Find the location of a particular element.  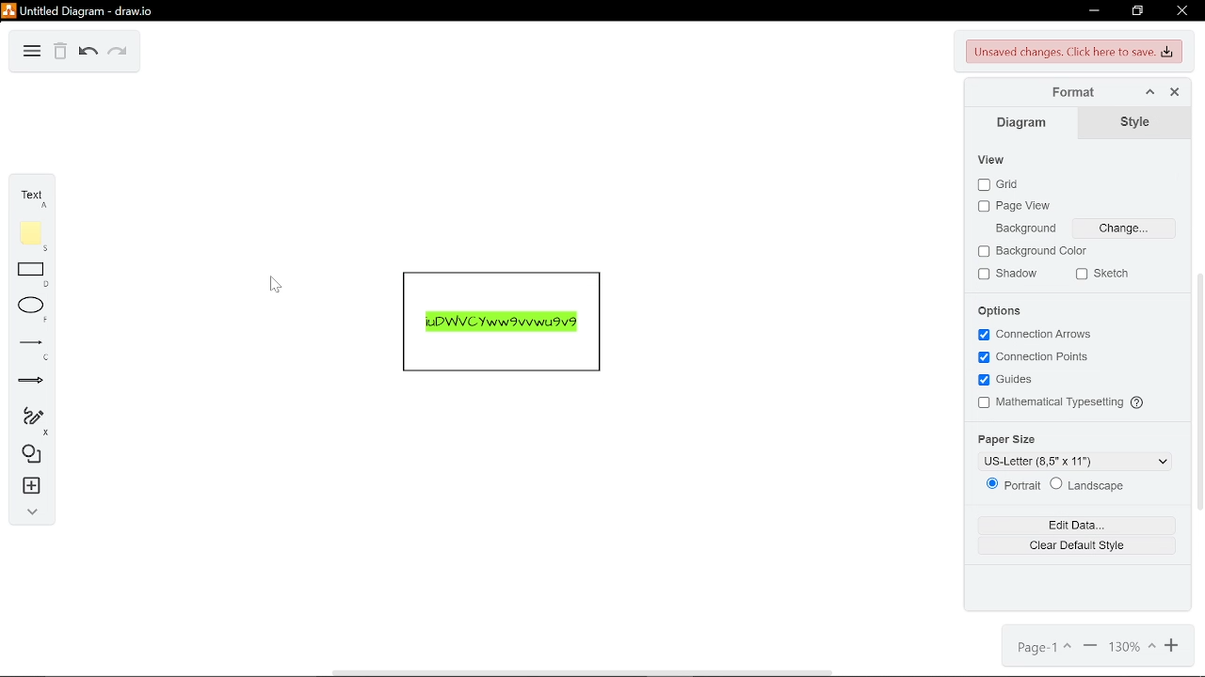

diagram is located at coordinates (1026, 123).